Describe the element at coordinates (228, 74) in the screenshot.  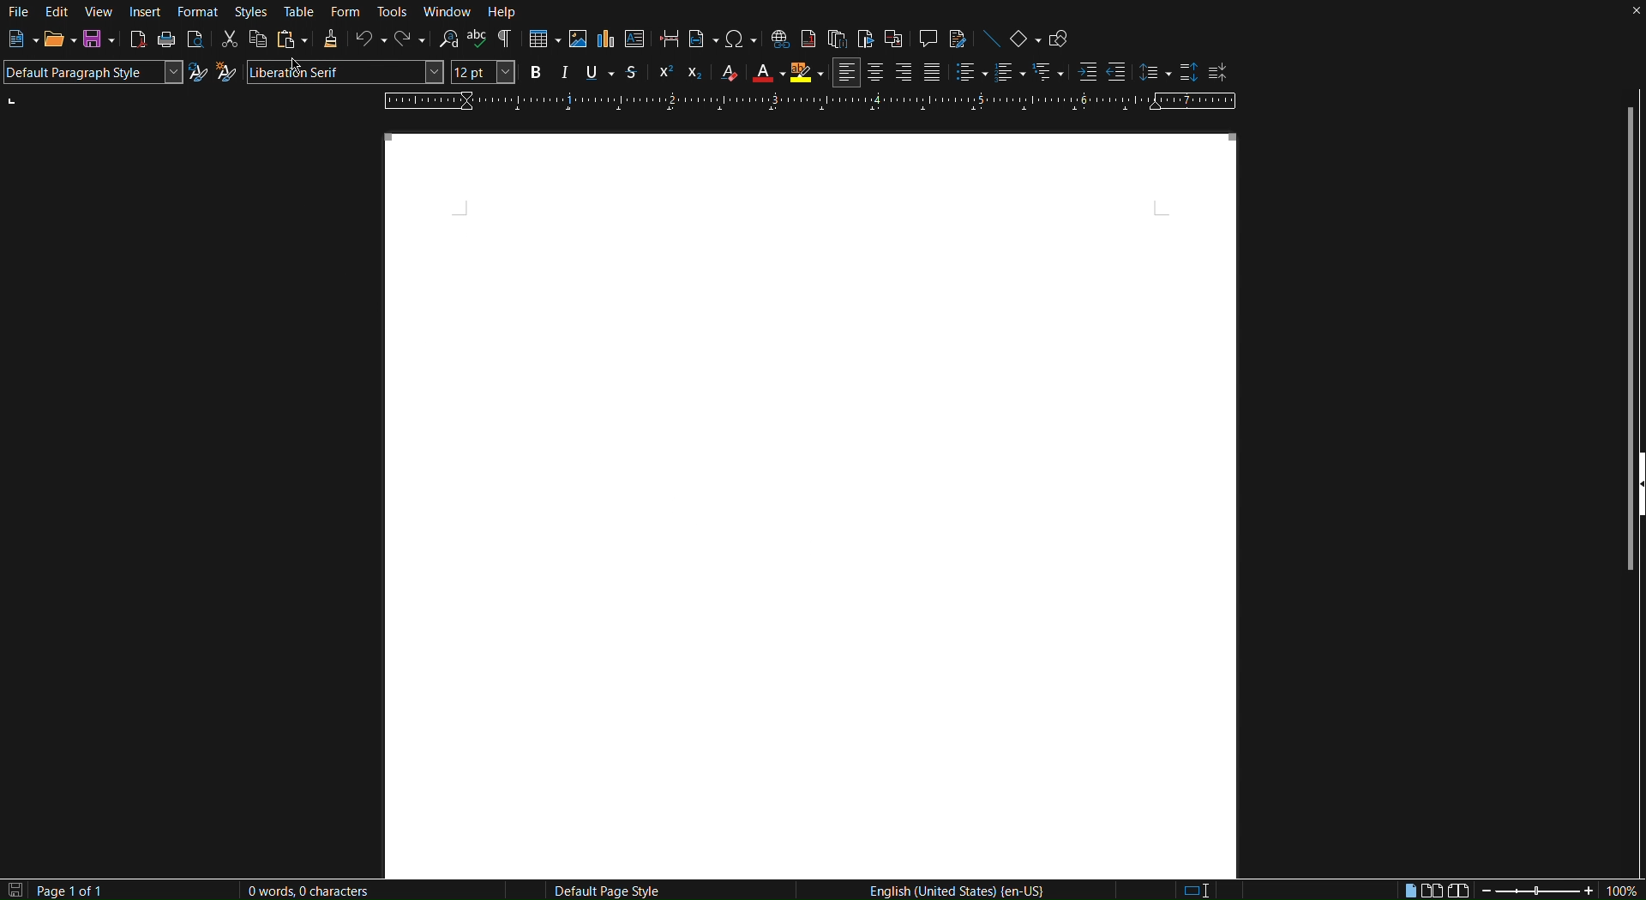
I see `New Style from Selection` at that location.